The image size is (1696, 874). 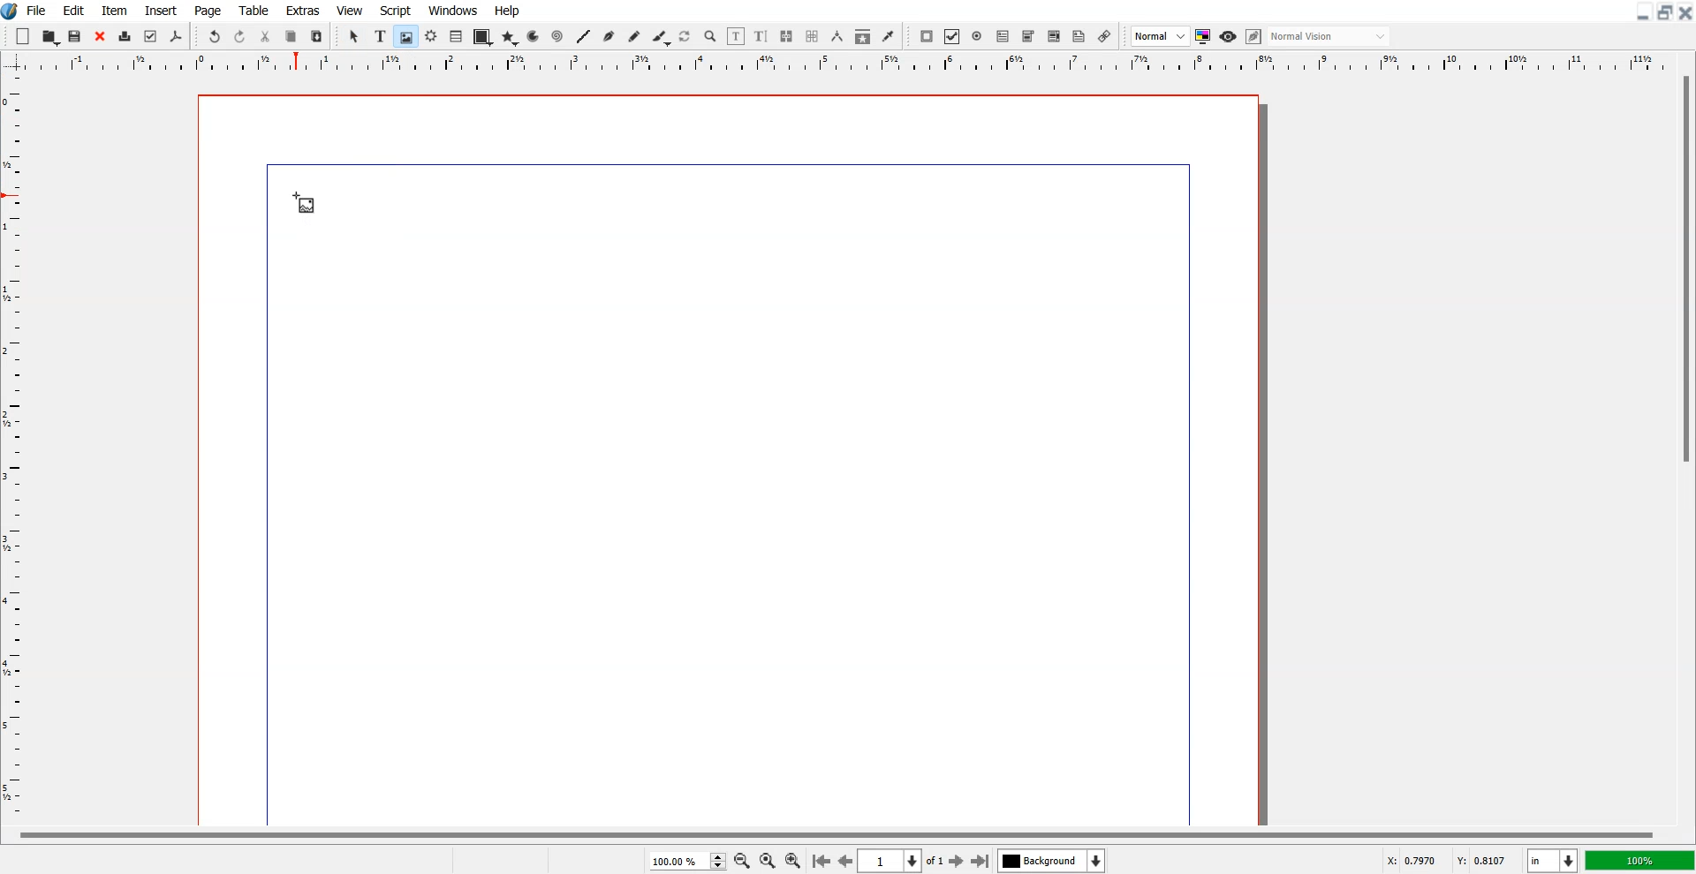 I want to click on Freehand Line, so click(x=634, y=36).